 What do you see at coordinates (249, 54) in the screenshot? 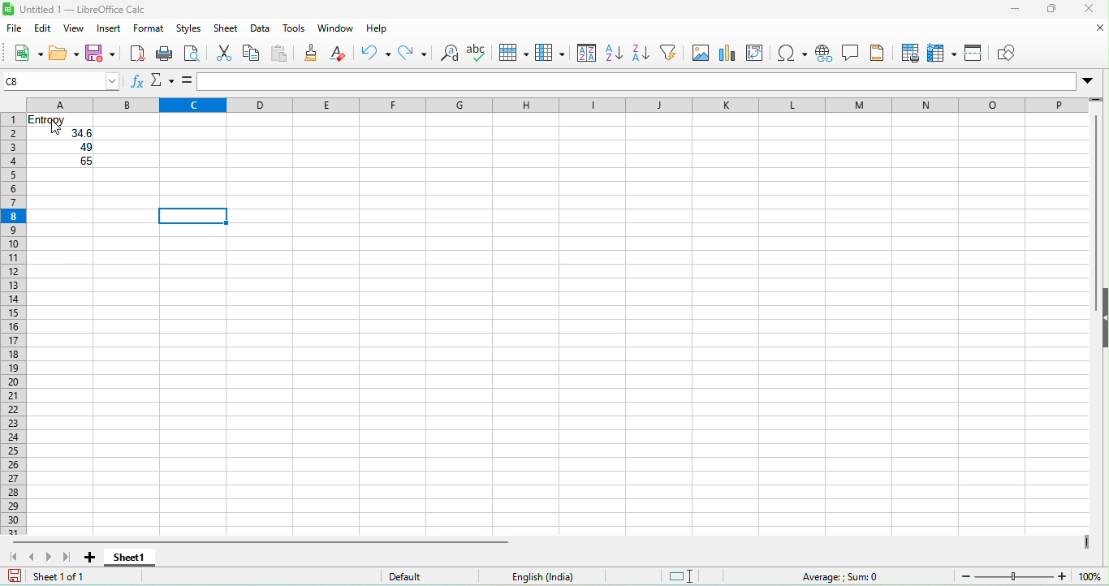
I see `copy` at bounding box center [249, 54].